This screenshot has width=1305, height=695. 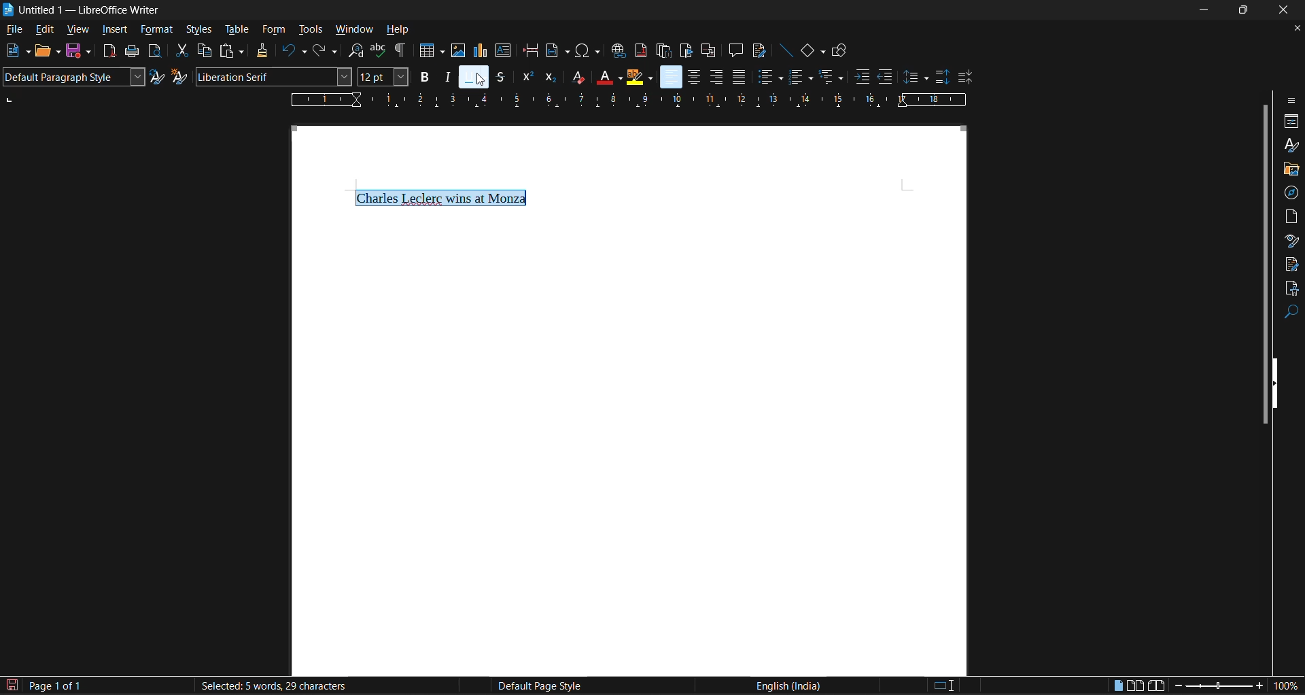 I want to click on zoom slider, so click(x=1217, y=688).